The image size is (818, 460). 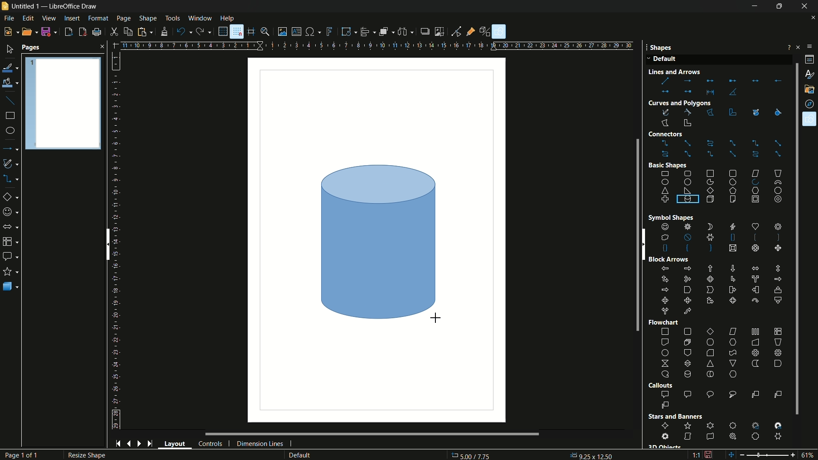 What do you see at coordinates (498, 32) in the screenshot?
I see `show draw functions` at bounding box center [498, 32].